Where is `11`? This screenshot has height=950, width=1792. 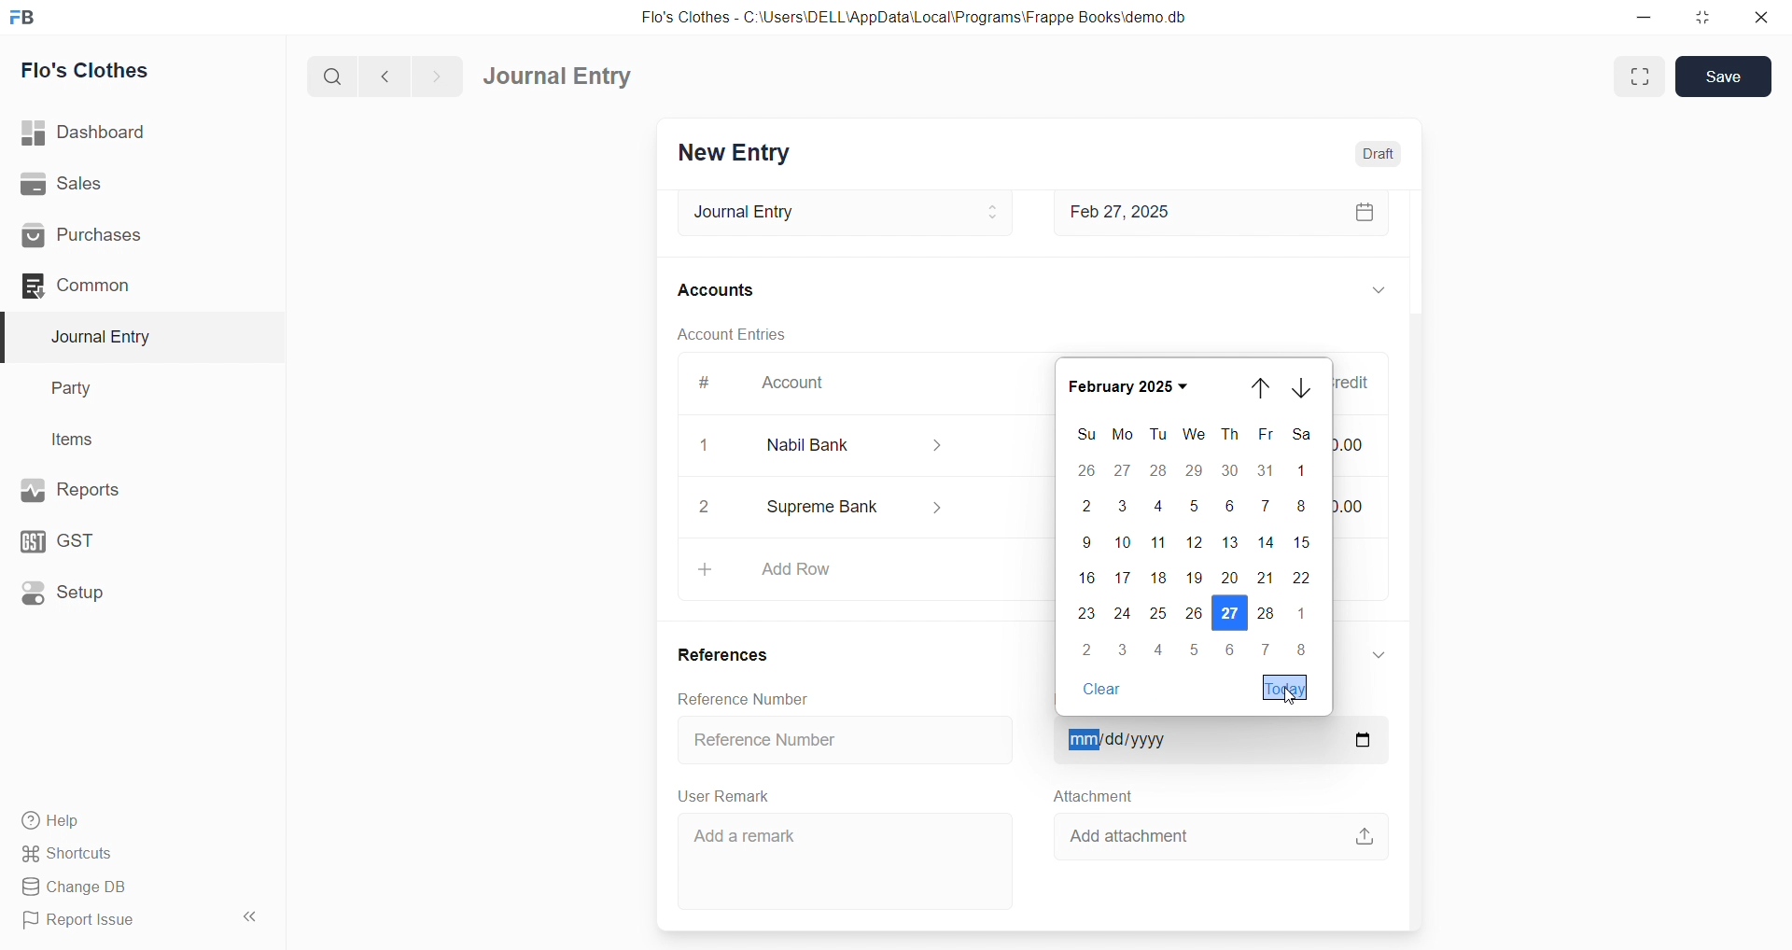
11 is located at coordinates (1157, 541).